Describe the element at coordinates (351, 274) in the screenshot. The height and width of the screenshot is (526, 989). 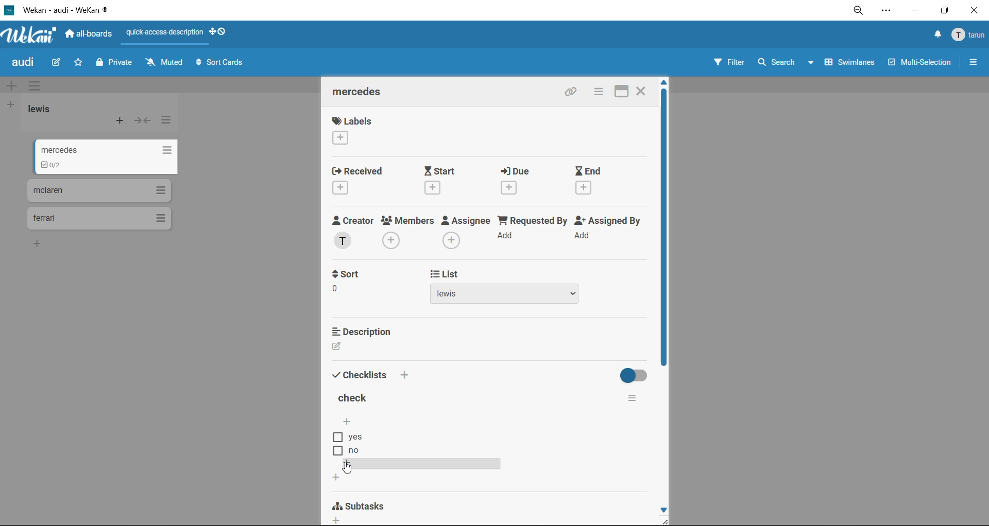
I see `sort` at that location.